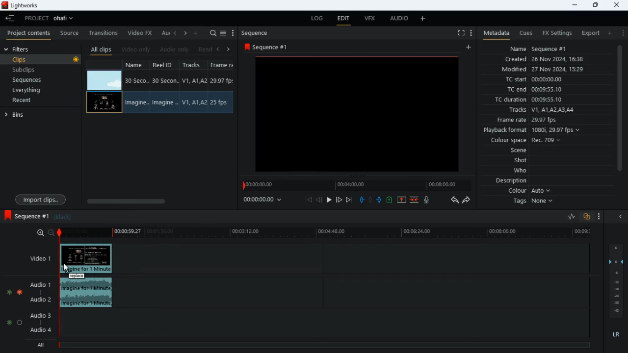  What do you see at coordinates (573, 5) in the screenshot?
I see `minimize` at bounding box center [573, 5].